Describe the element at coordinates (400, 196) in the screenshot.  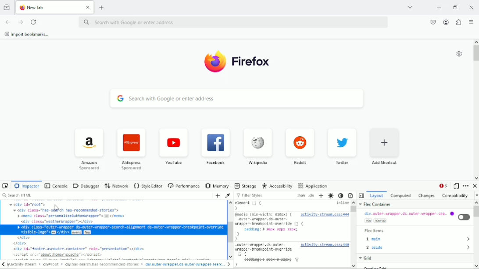
I see `Completed` at that location.